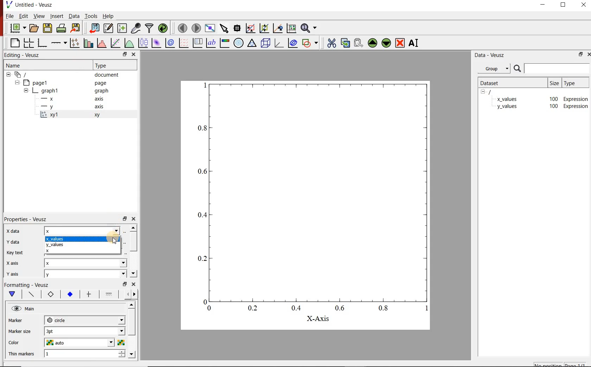 The width and height of the screenshot is (591, 367). Describe the element at coordinates (21, 354) in the screenshot. I see `Thin markers` at that location.